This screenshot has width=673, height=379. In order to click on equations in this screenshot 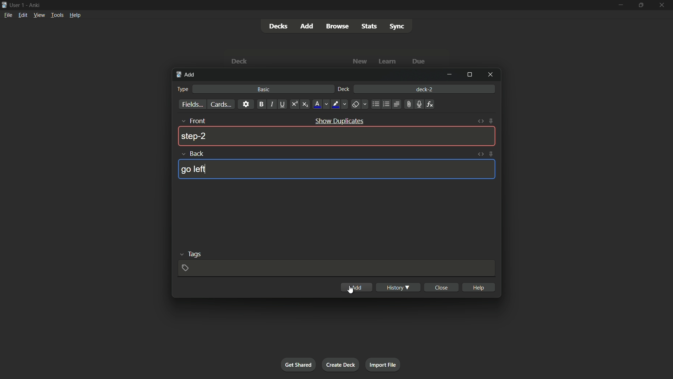, I will do `click(431, 105)`.